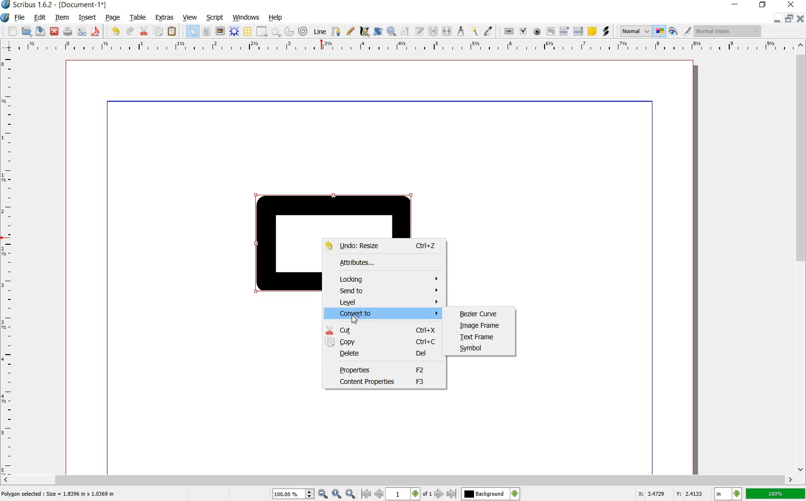 Image resolution: width=806 pixels, height=501 pixels. What do you see at coordinates (398, 479) in the screenshot?
I see `scrollbar` at bounding box center [398, 479].